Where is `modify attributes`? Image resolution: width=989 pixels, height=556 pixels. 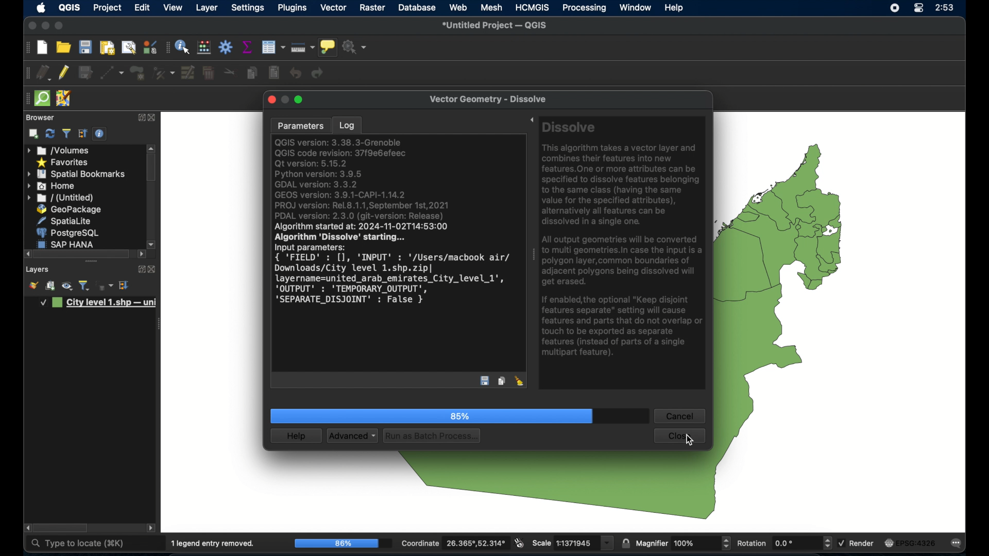
modify attributes is located at coordinates (187, 73).